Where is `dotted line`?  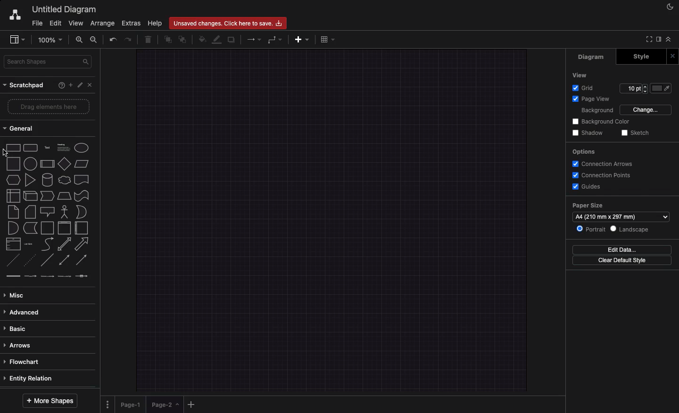 dotted line is located at coordinates (31, 261).